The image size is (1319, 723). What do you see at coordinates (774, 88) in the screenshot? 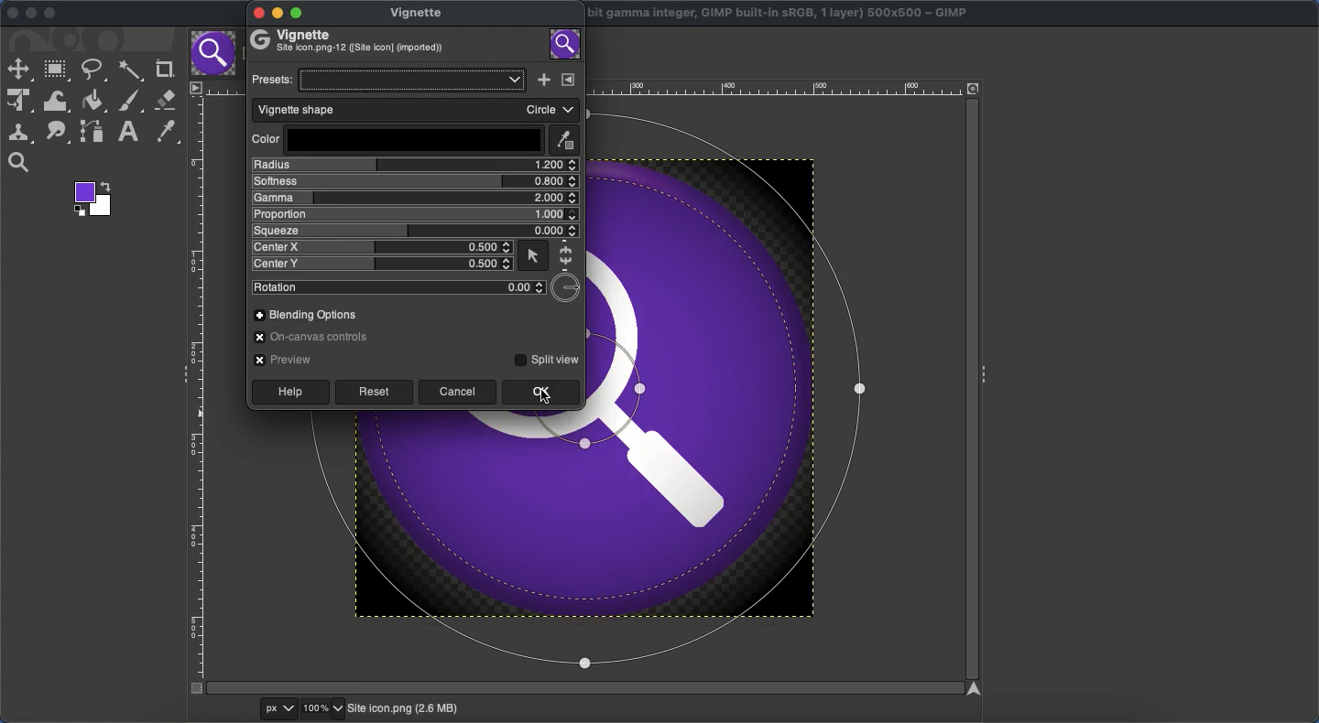
I see `Ruler` at bounding box center [774, 88].